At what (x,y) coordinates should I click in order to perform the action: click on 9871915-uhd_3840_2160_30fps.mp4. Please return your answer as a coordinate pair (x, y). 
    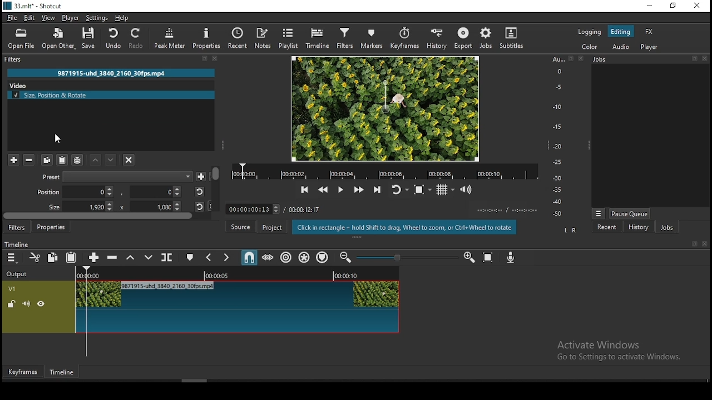
    Looking at the image, I should click on (108, 73).